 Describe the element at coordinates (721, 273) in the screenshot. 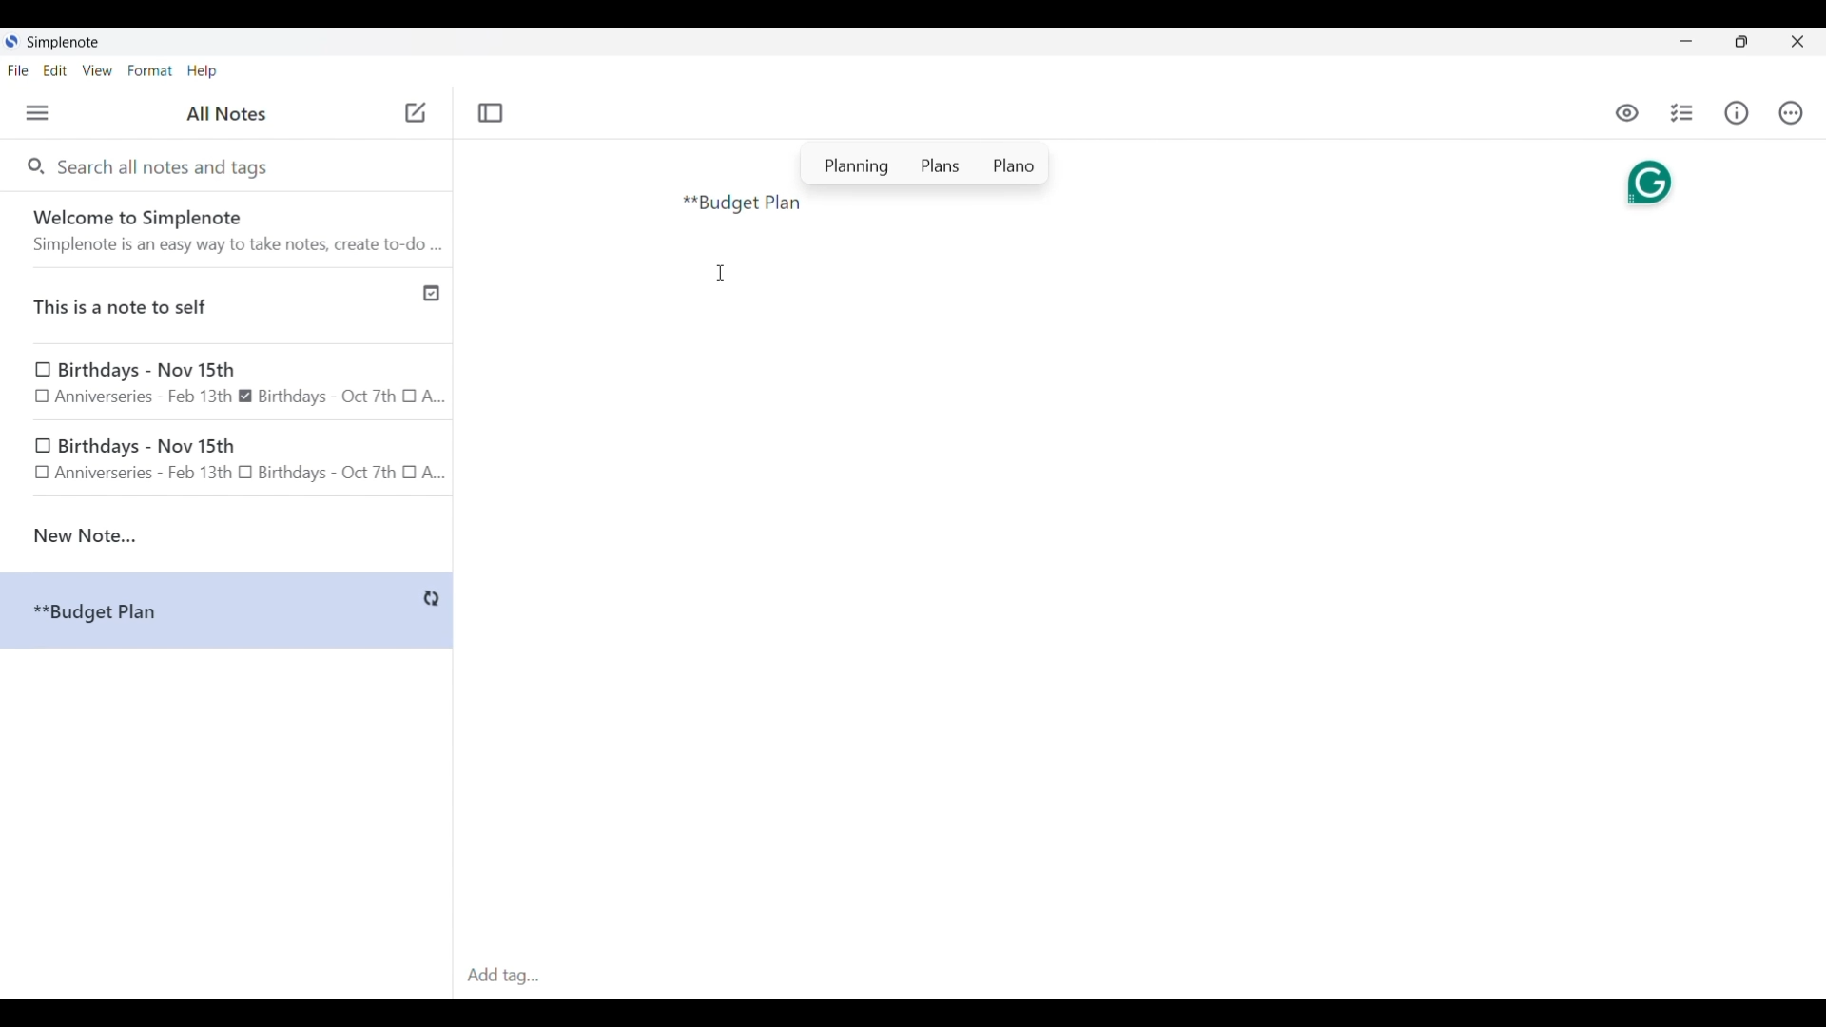

I see `Cursor position unchanged while typing in "**"` at that location.